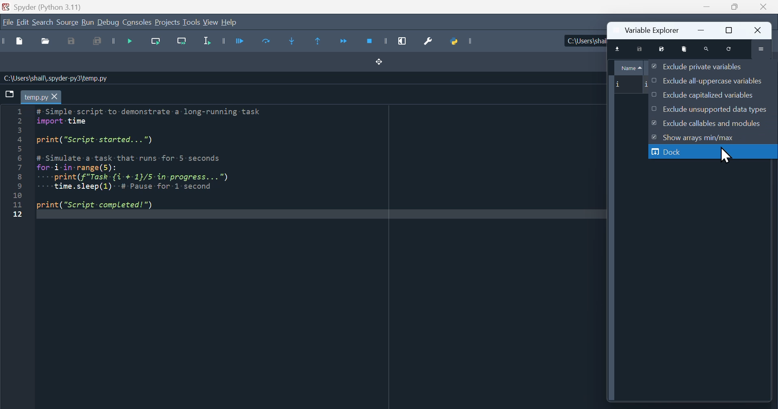 The width and height of the screenshot is (778, 409). Describe the element at coordinates (706, 7) in the screenshot. I see `minimise` at that location.